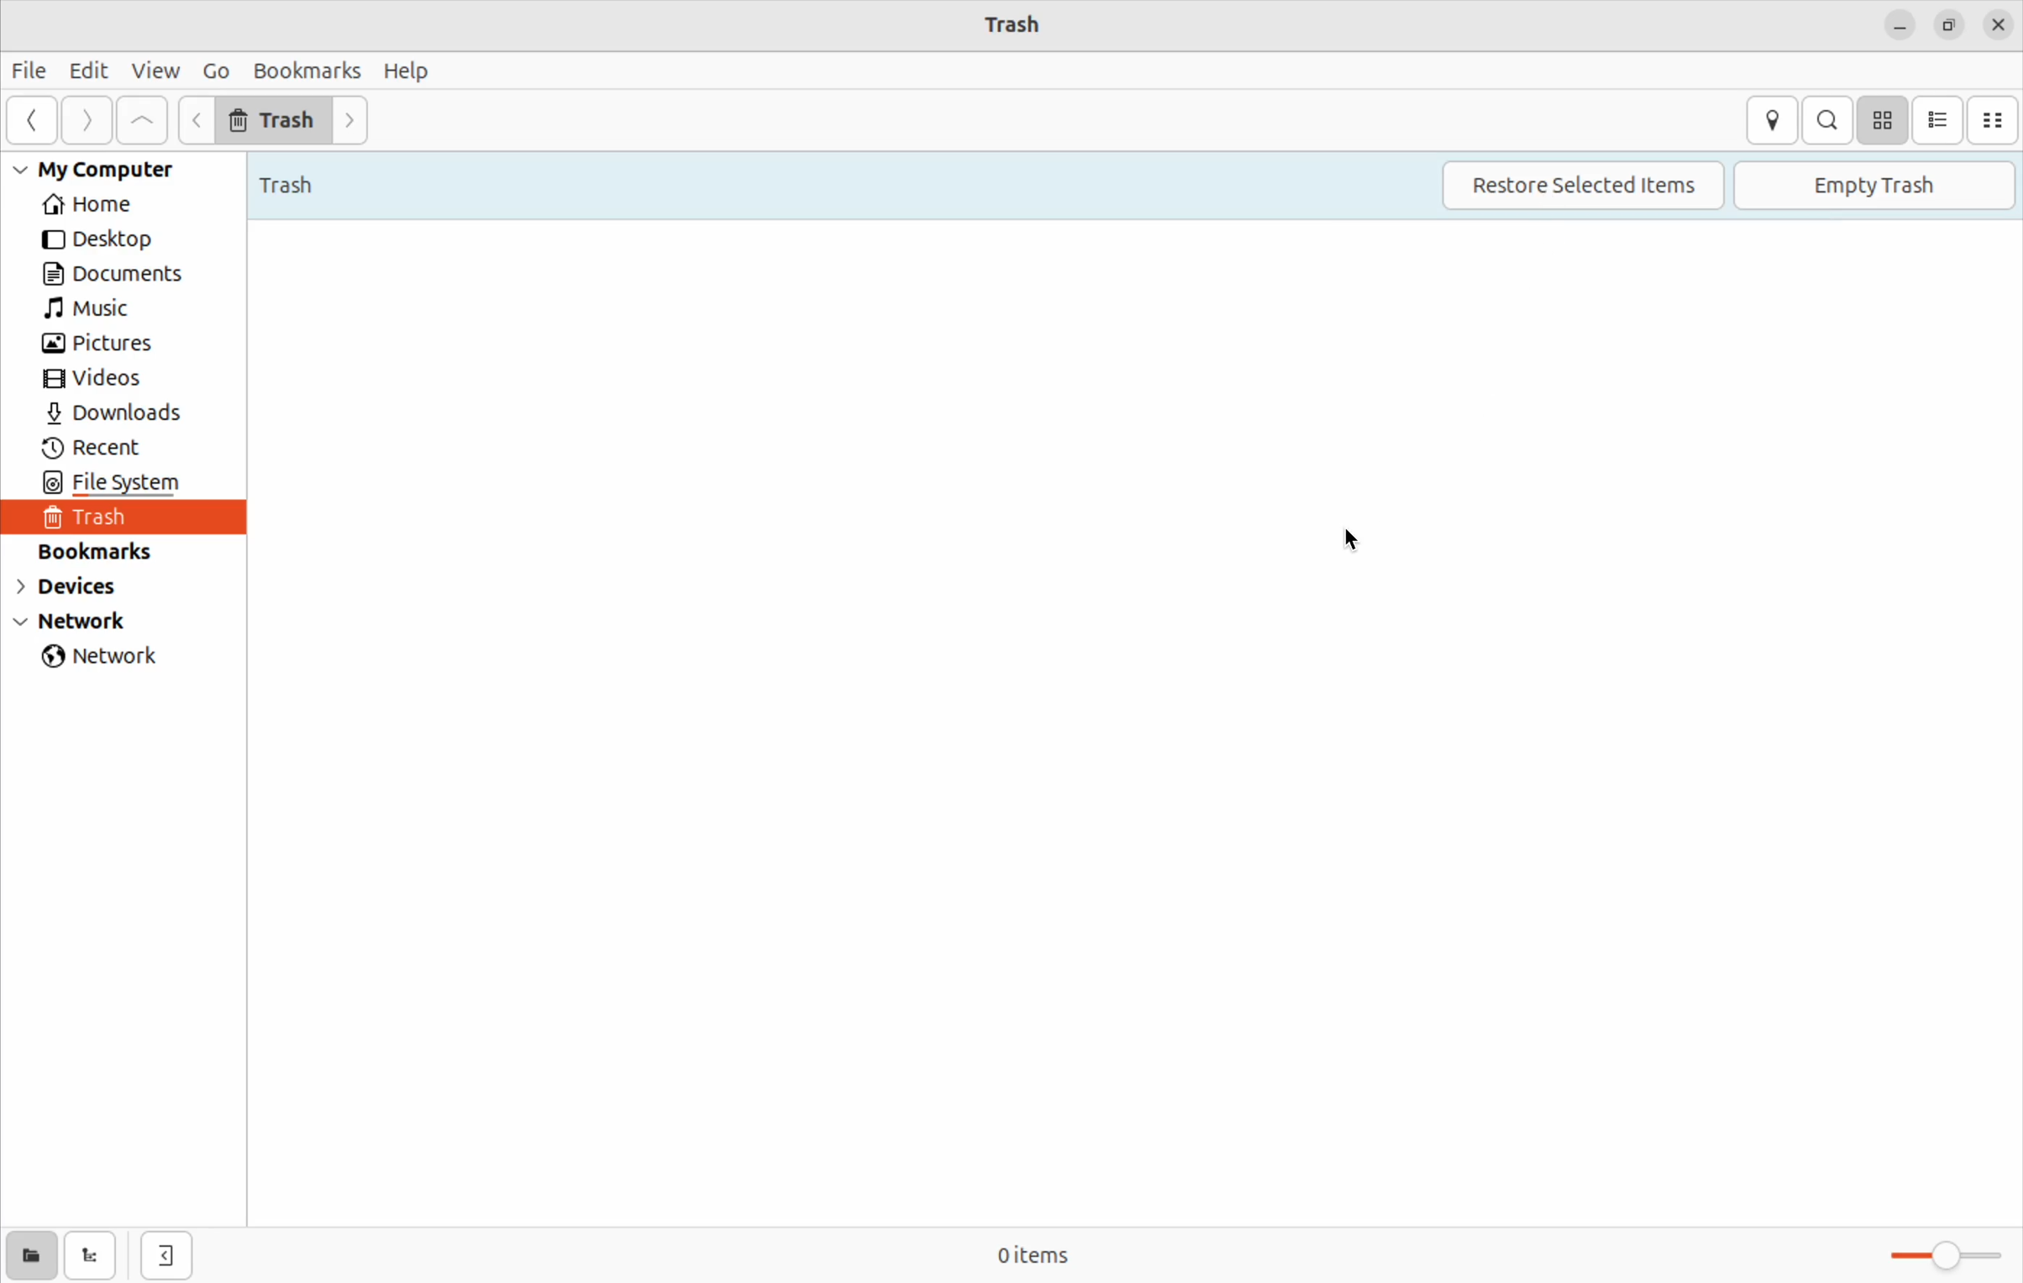 The image size is (2023, 1283). What do you see at coordinates (1875, 187) in the screenshot?
I see `empty trash` at bounding box center [1875, 187].